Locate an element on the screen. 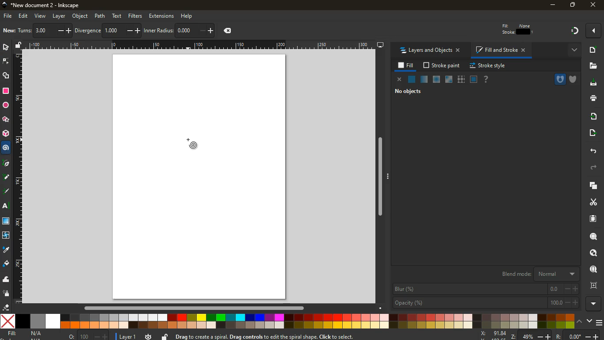 The image size is (604, 340). spray is located at coordinates (6, 294).